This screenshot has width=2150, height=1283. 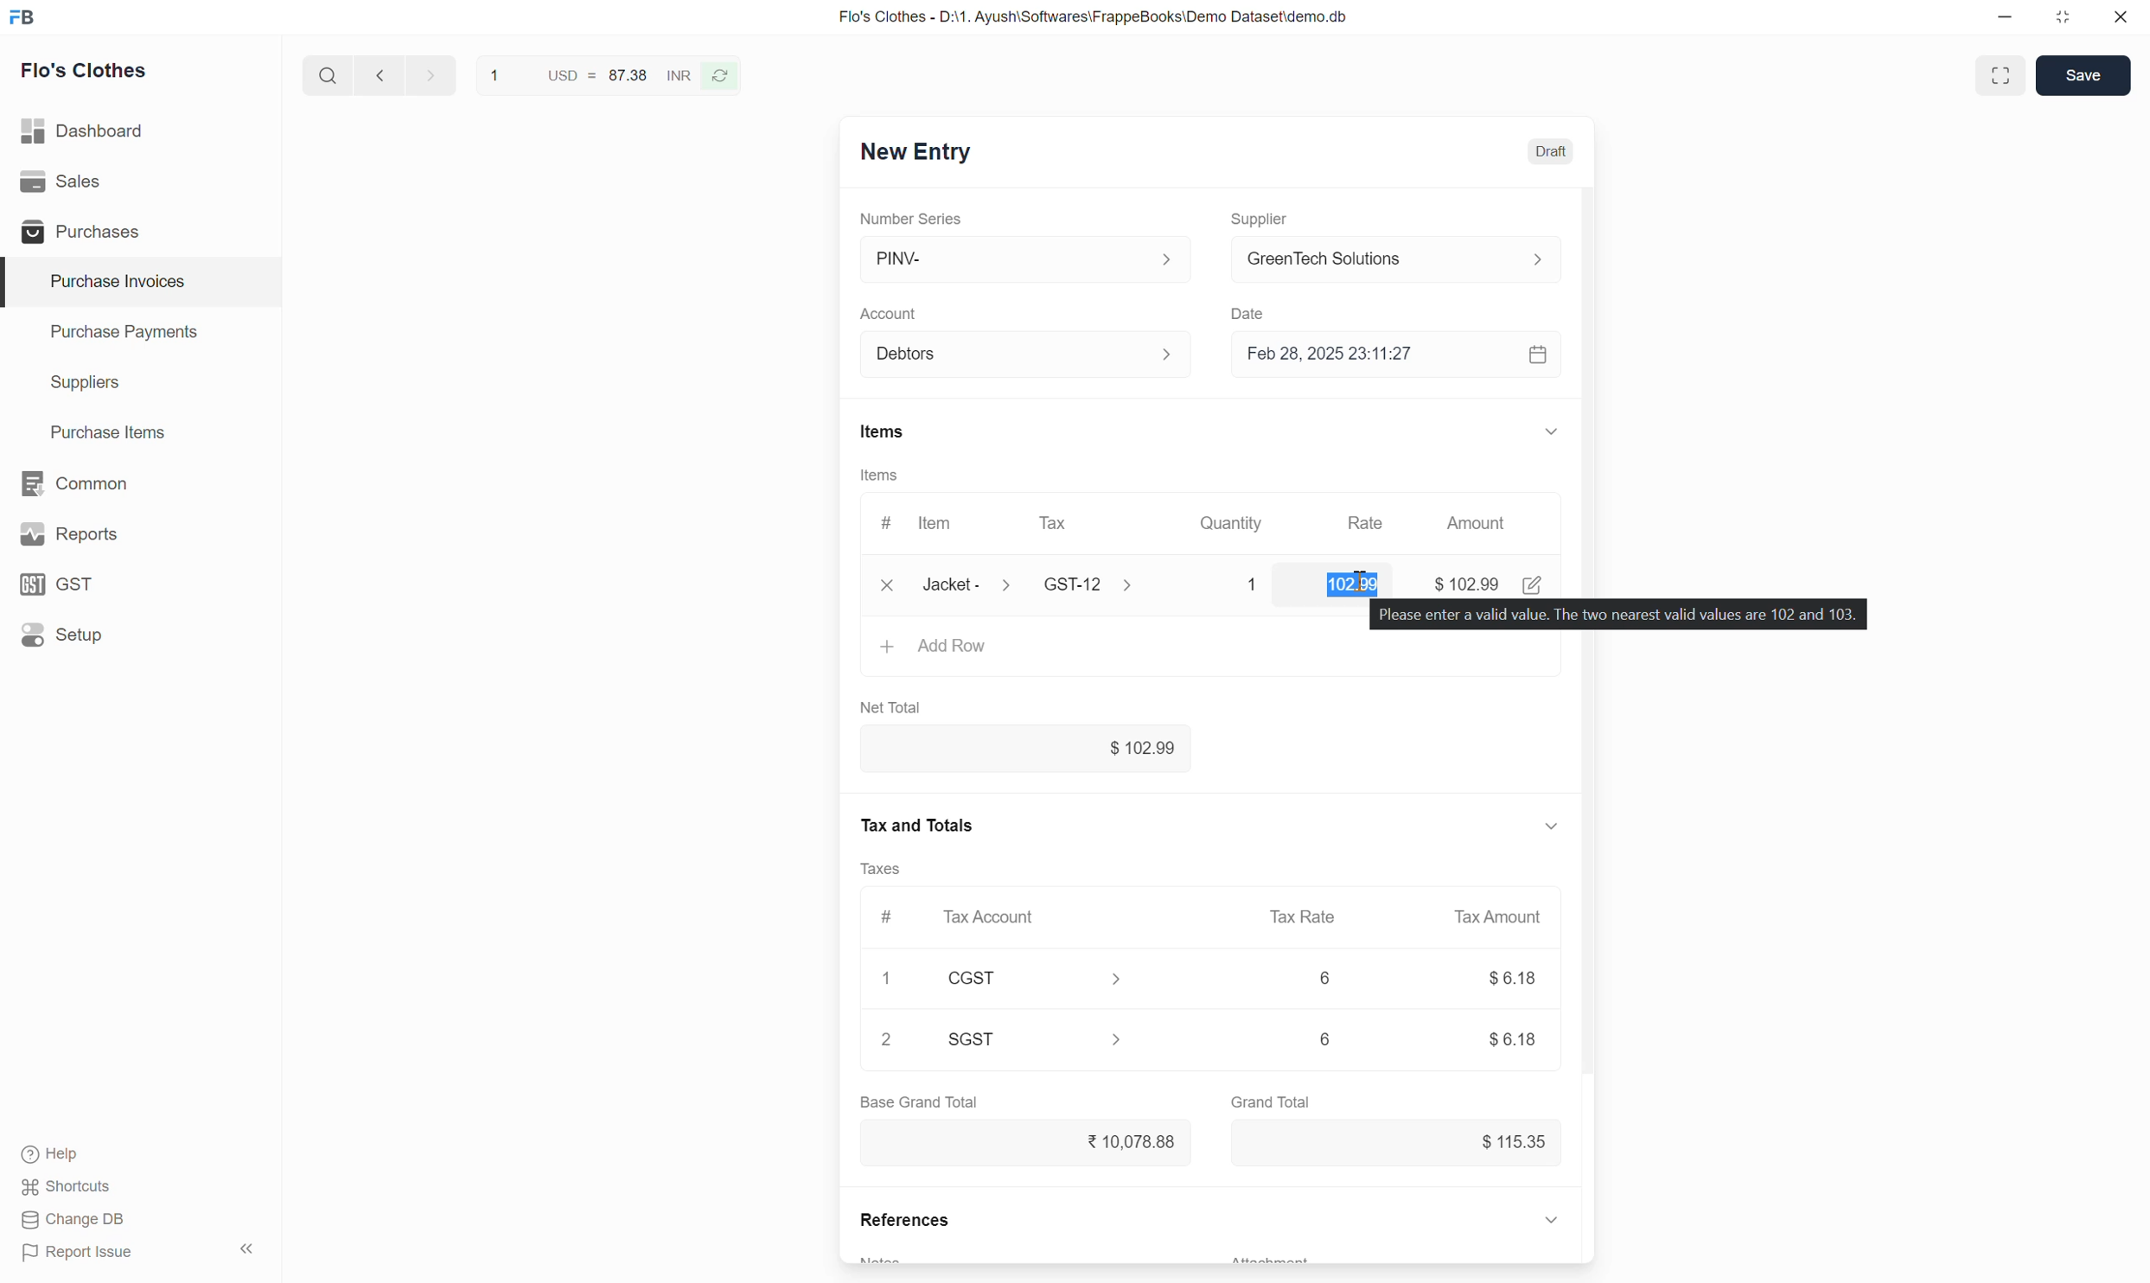 What do you see at coordinates (329, 74) in the screenshot?
I see `Search` at bounding box center [329, 74].